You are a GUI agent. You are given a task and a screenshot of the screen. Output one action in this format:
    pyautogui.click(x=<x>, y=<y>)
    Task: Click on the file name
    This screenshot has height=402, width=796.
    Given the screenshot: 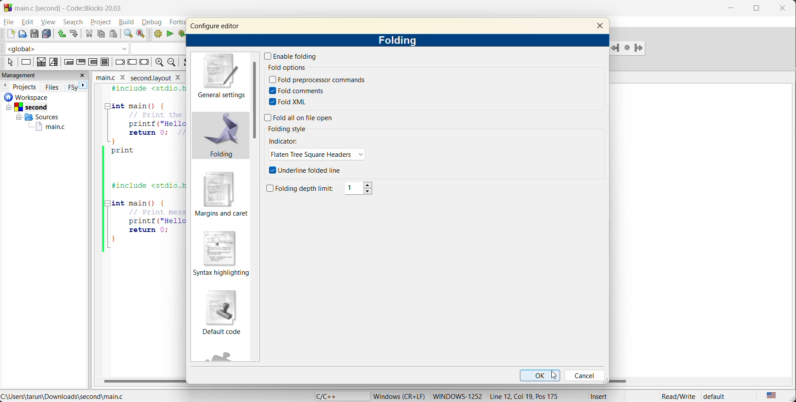 What is the action you would take?
    pyautogui.click(x=112, y=76)
    